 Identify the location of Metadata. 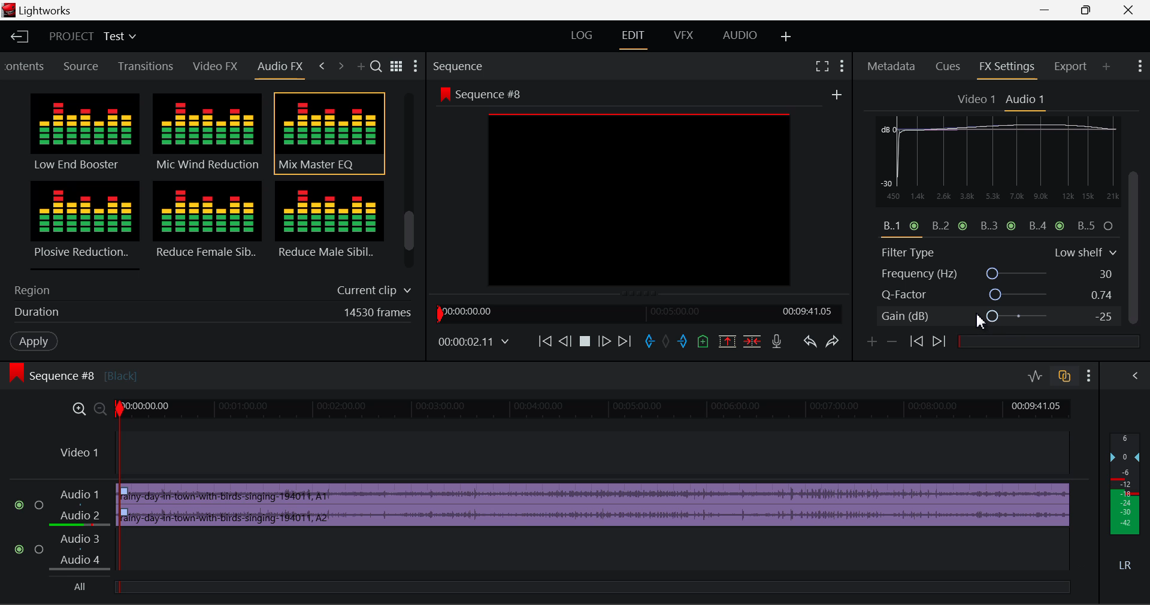
(892, 68).